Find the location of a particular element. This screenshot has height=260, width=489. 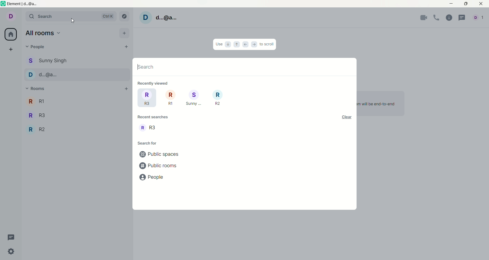

logo is located at coordinates (3, 4).